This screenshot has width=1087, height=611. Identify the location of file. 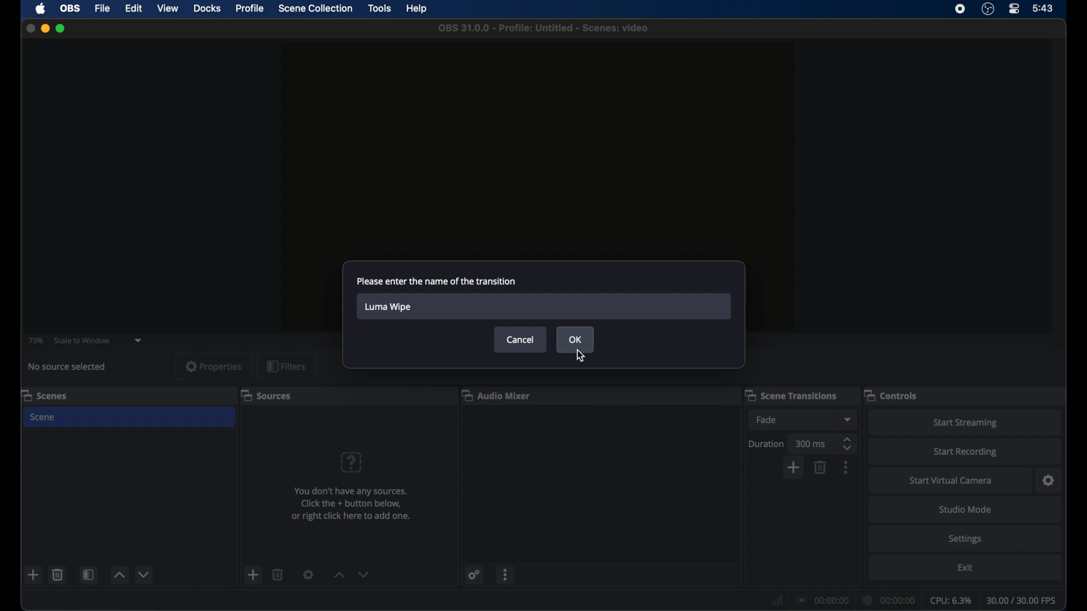
(102, 8).